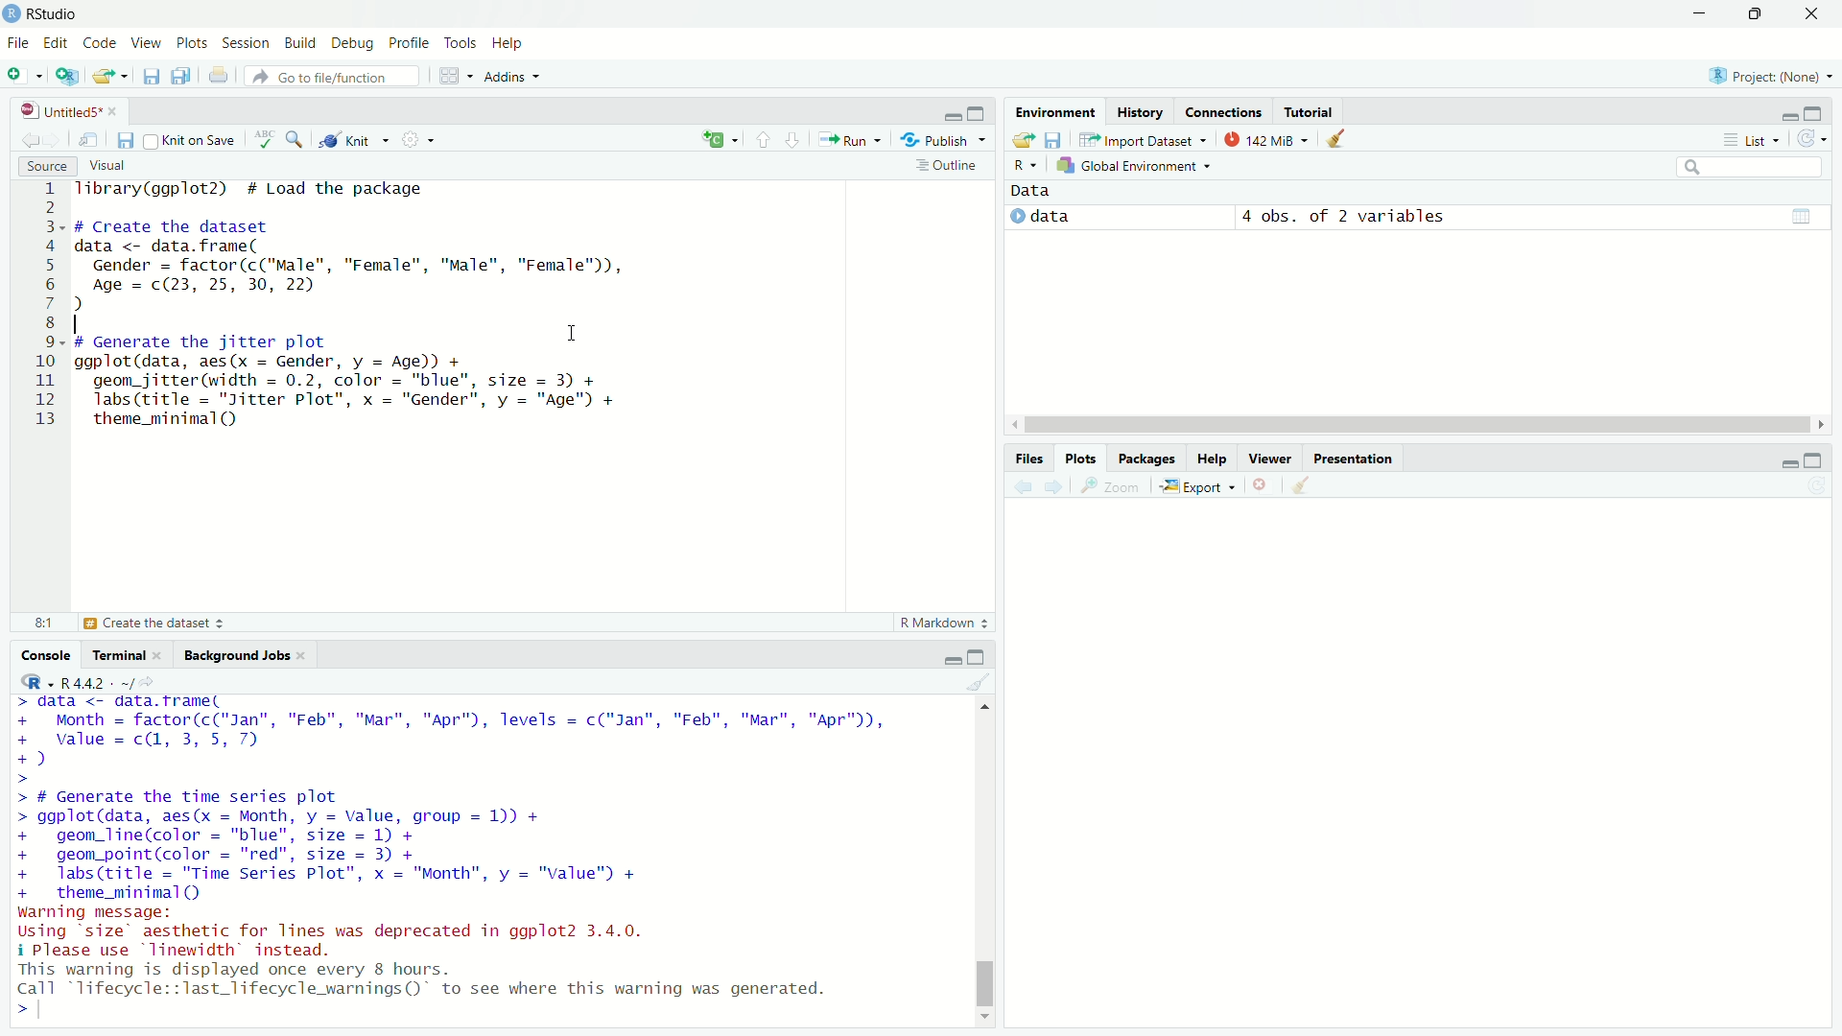 The width and height of the screenshot is (1842, 1036). What do you see at coordinates (411, 41) in the screenshot?
I see `profile` at bounding box center [411, 41].